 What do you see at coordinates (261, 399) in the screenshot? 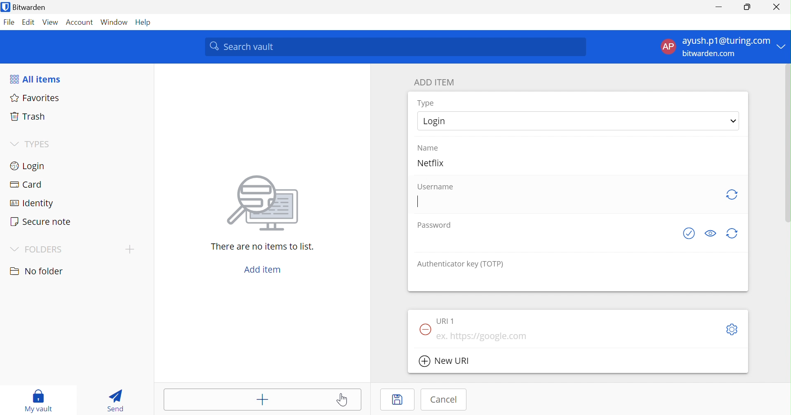
I see `Add item` at bounding box center [261, 399].